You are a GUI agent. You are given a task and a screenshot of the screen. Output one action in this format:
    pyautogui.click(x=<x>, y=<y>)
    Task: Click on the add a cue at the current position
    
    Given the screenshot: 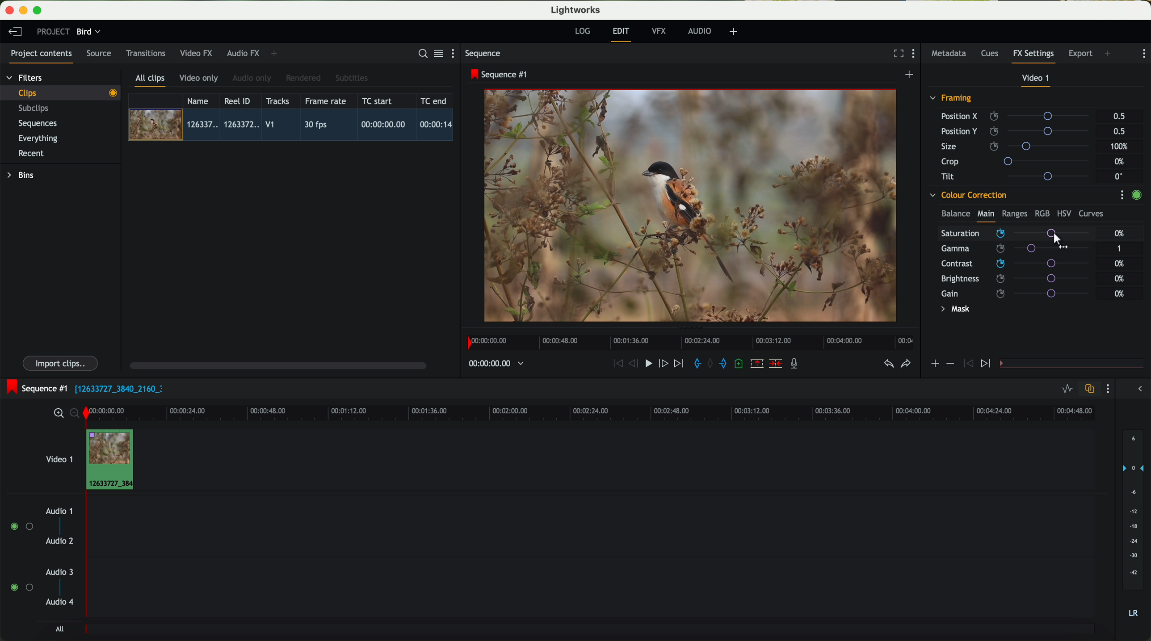 What is the action you would take?
    pyautogui.click(x=740, y=364)
    